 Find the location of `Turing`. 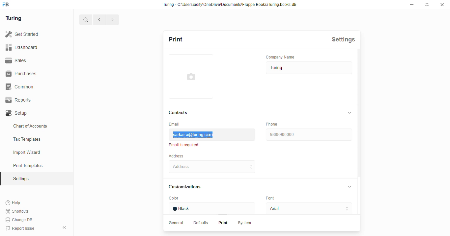

Turing is located at coordinates (307, 68).